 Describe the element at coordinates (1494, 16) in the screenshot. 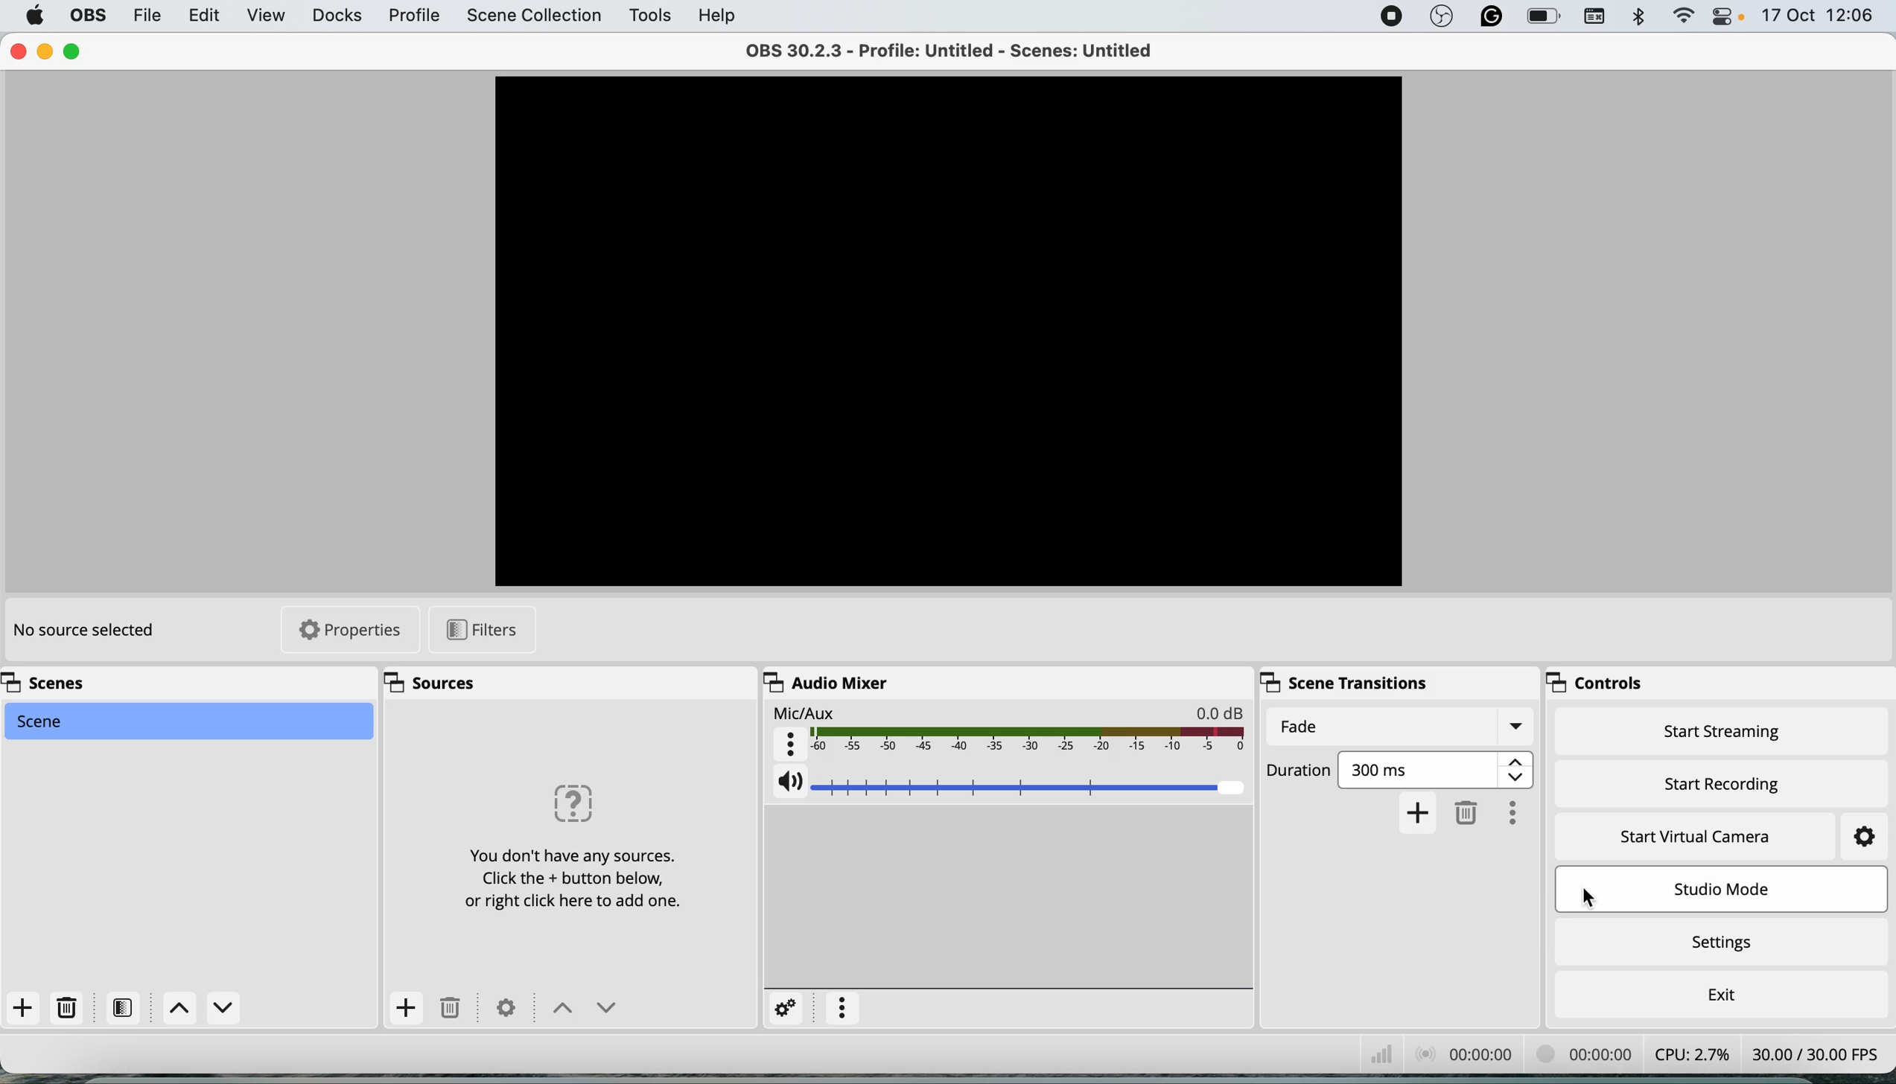

I see `grammarly` at that location.